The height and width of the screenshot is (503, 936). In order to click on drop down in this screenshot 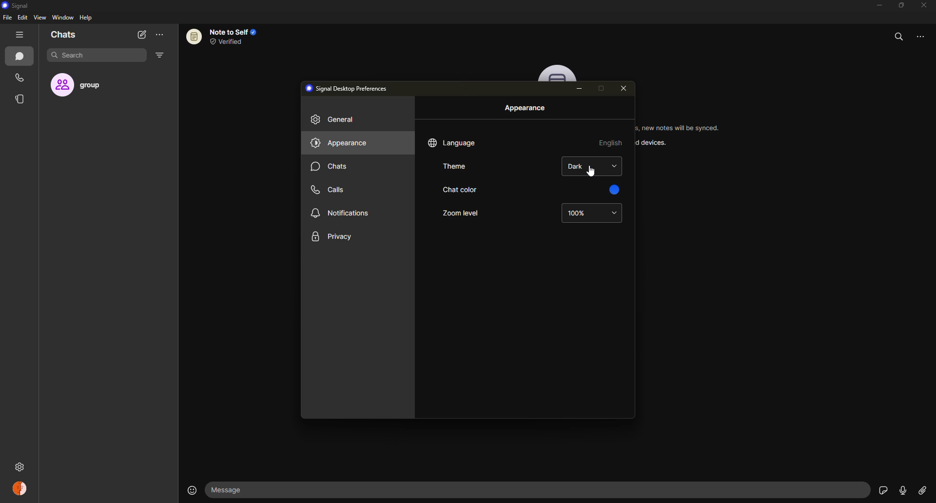, I will do `click(615, 166)`.